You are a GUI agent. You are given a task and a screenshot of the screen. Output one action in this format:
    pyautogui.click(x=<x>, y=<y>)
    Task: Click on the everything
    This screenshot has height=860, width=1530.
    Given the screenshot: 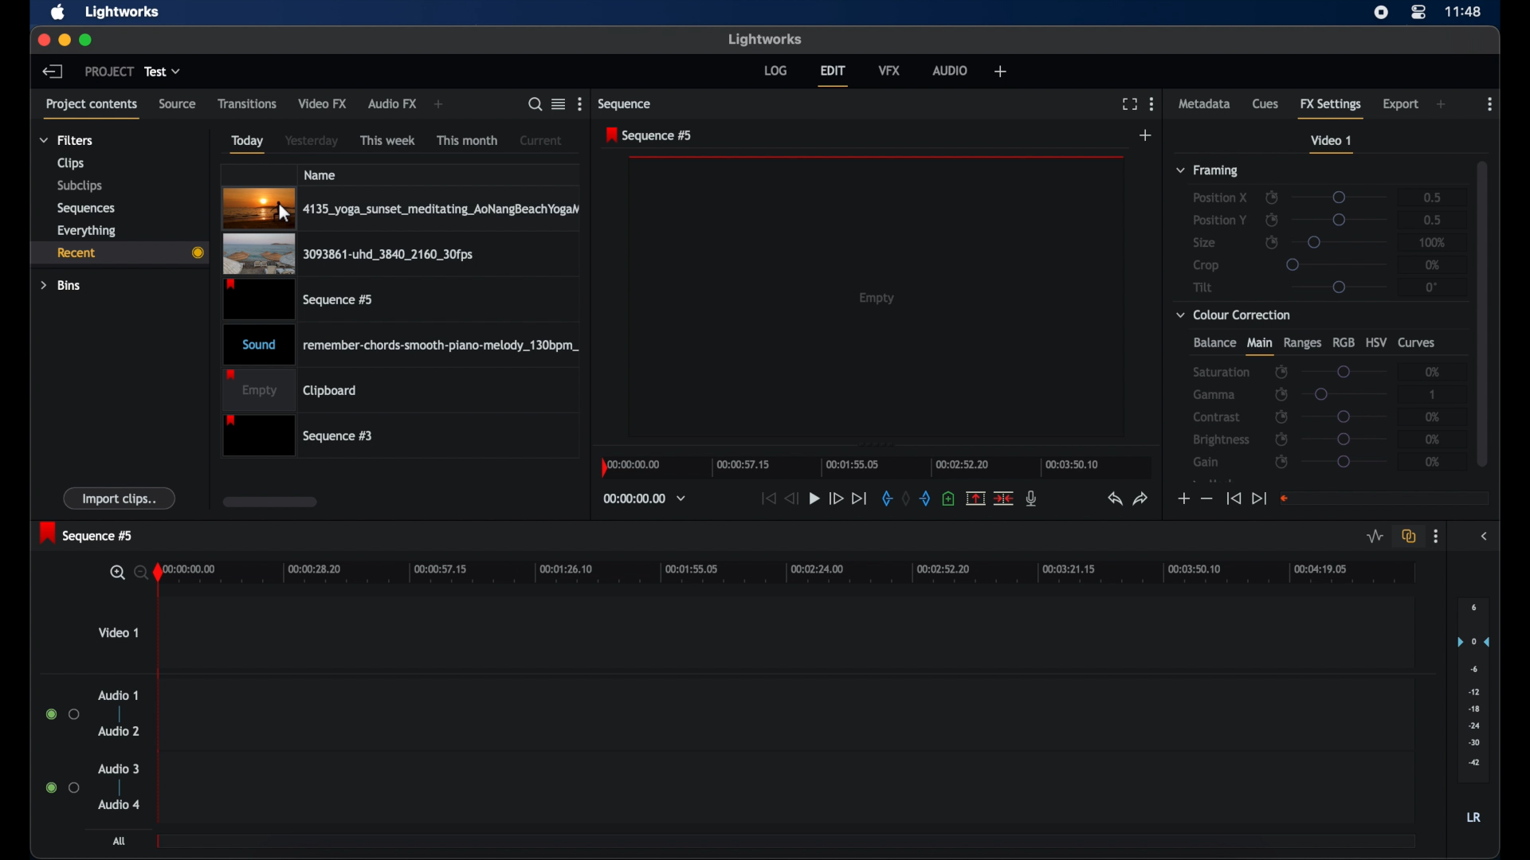 What is the action you would take?
    pyautogui.click(x=87, y=230)
    